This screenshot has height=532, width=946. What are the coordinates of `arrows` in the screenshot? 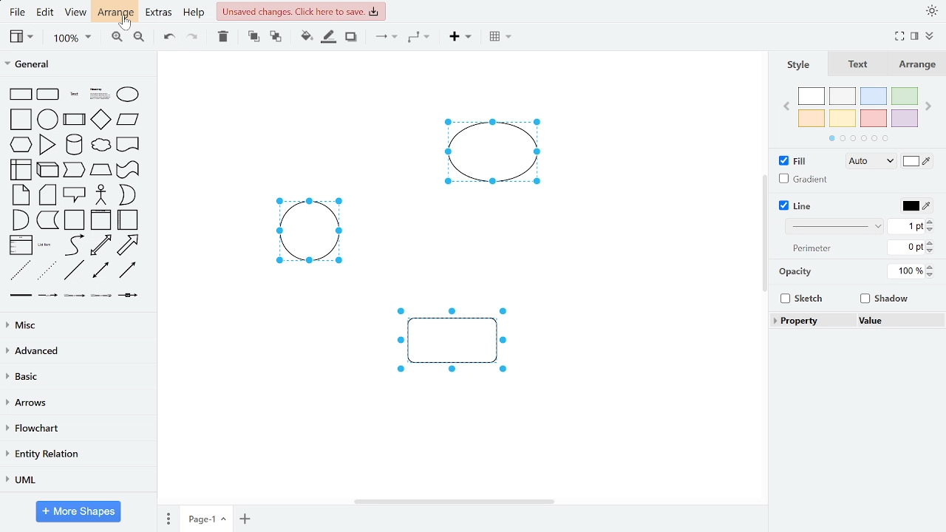 It's located at (76, 403).